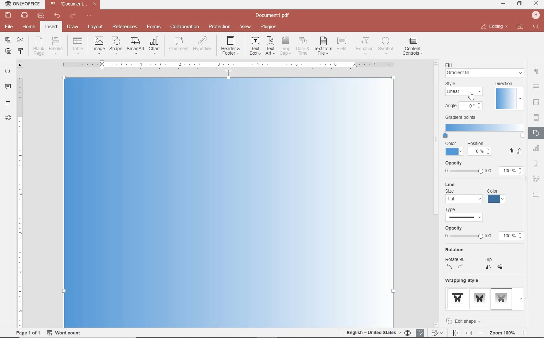 This screenshot has width=544, height=338. What do you see at coordinates (461, 333) in the screenshot?
I see `fit to page and width` at bounding box center [461, 333].